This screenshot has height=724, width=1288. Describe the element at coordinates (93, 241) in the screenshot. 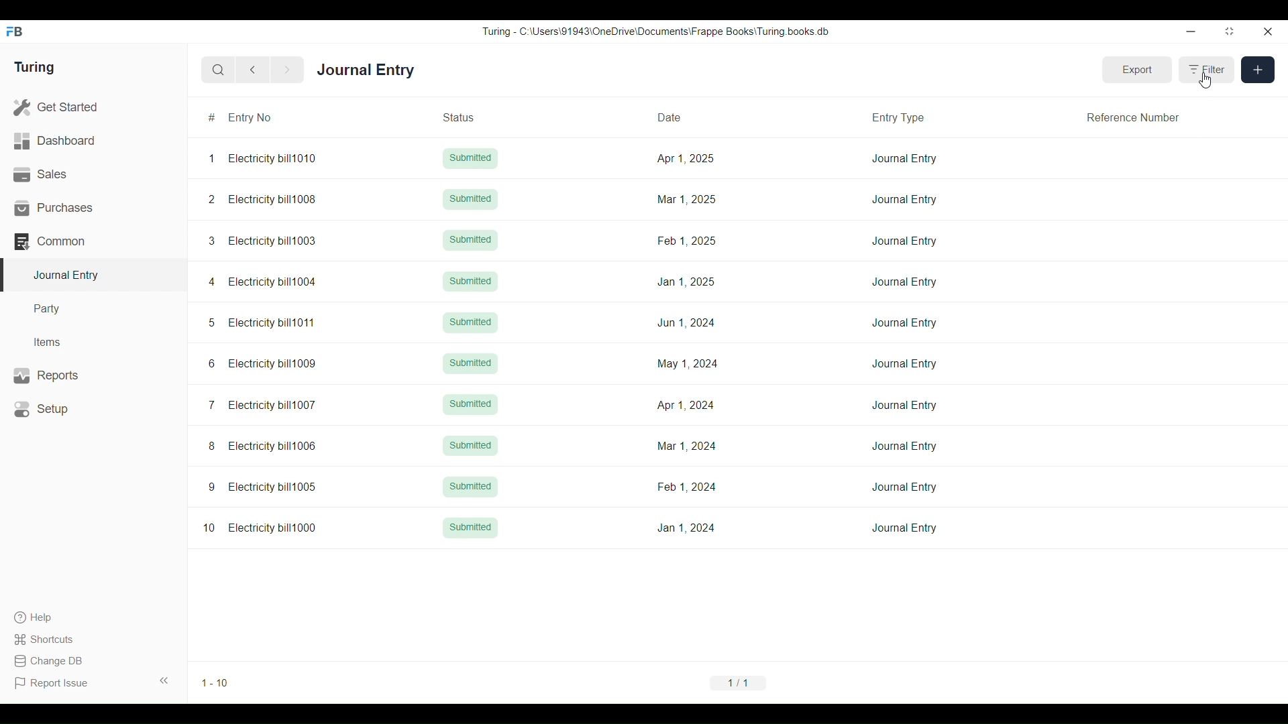

I see `Common` at that location.